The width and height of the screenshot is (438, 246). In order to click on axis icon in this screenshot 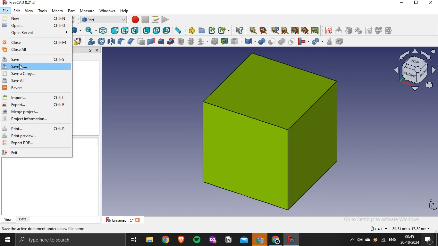, I will do `click(415, 70)`.